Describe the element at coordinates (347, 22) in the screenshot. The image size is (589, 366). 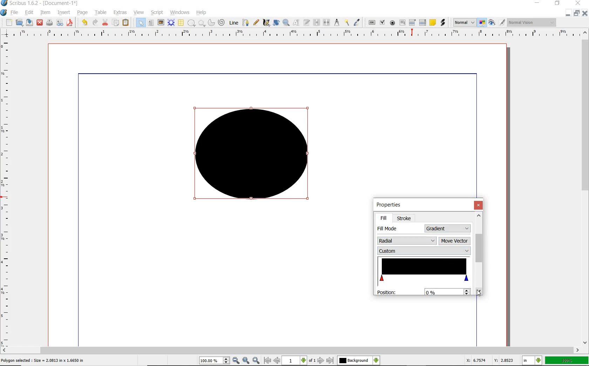
I see `COPY ITEM PROPERTIES` at that location.